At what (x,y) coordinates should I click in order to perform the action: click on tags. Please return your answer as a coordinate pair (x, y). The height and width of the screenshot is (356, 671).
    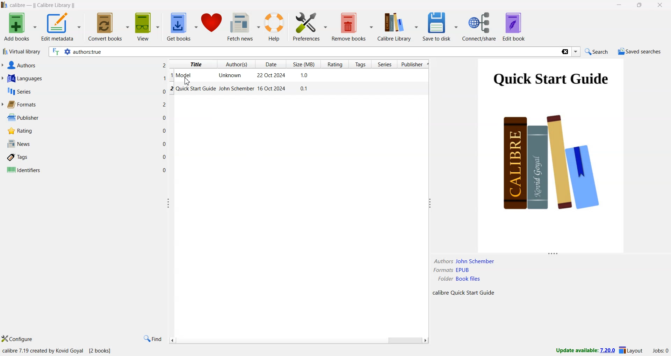
    Looking at the image, I should click on (19, 158).